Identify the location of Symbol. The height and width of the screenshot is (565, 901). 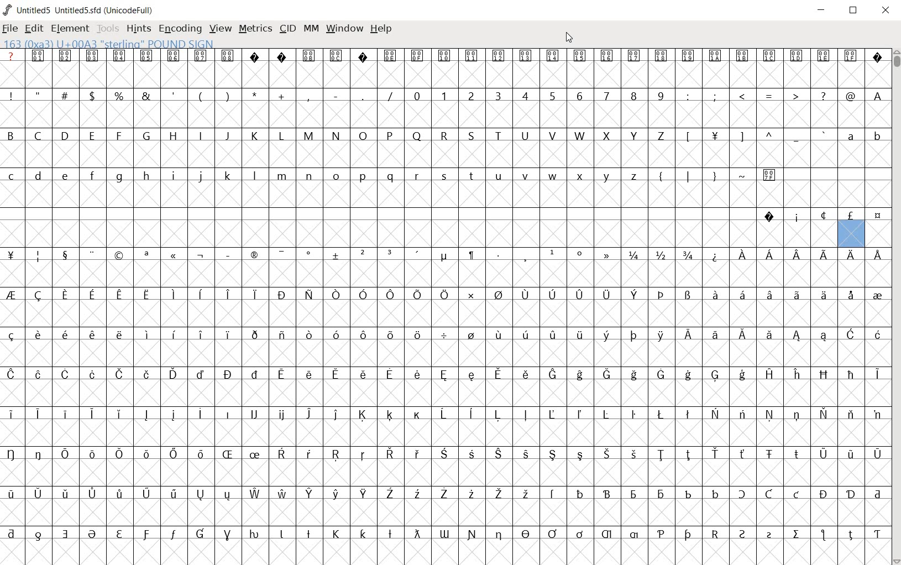
(337, 334).